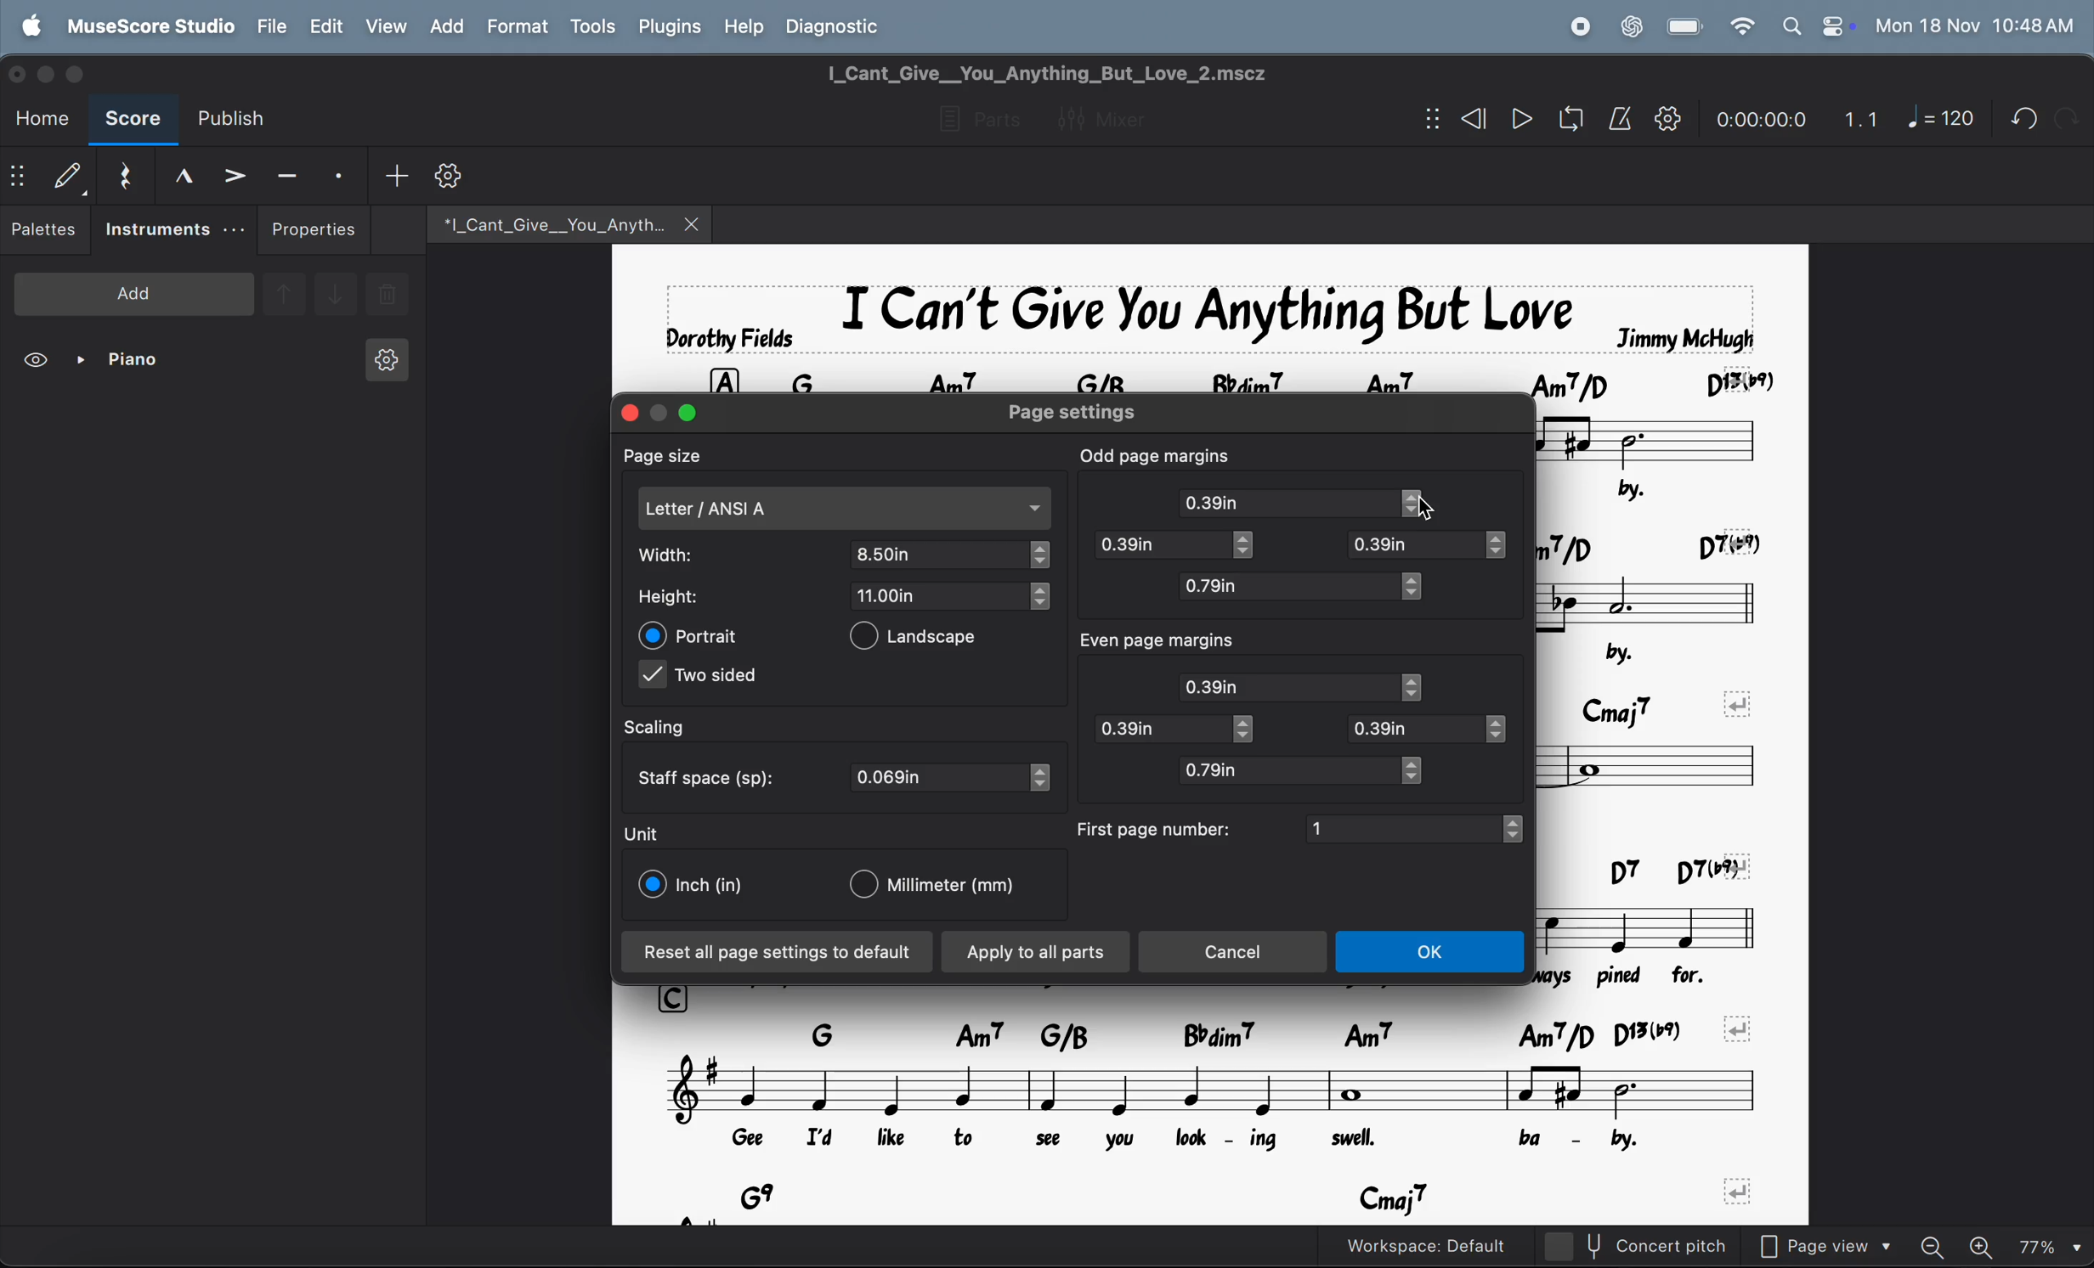 Image resolution: width=2094 pixels, height=1268 pixels. What do you see at coordinates (1757, 115) in the screenshot?
I see `time frame` at bounding box center [1757, 115].